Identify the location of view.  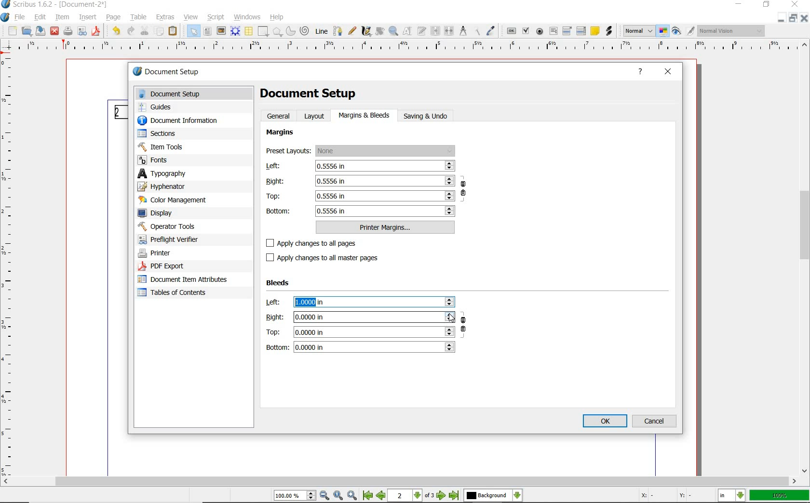
(190, 17).